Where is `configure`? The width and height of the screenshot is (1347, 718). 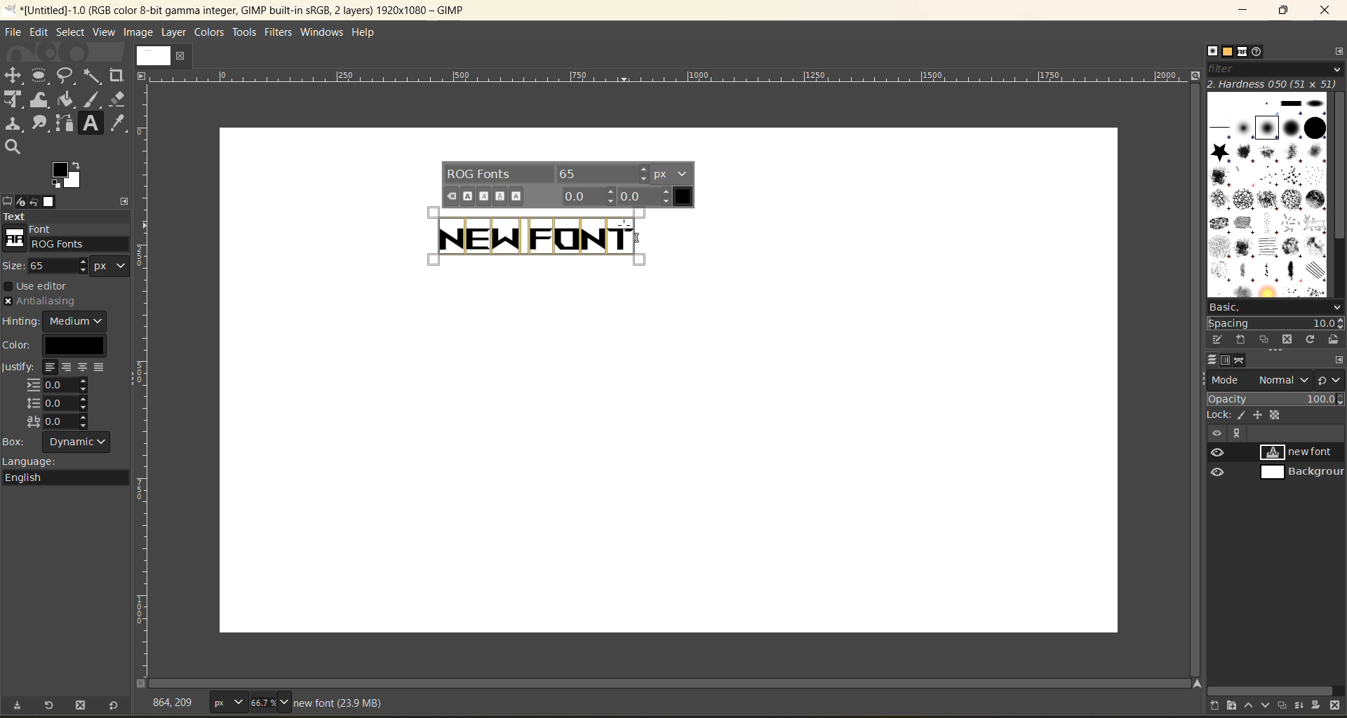 configure is located at coordinates (1339, 360).